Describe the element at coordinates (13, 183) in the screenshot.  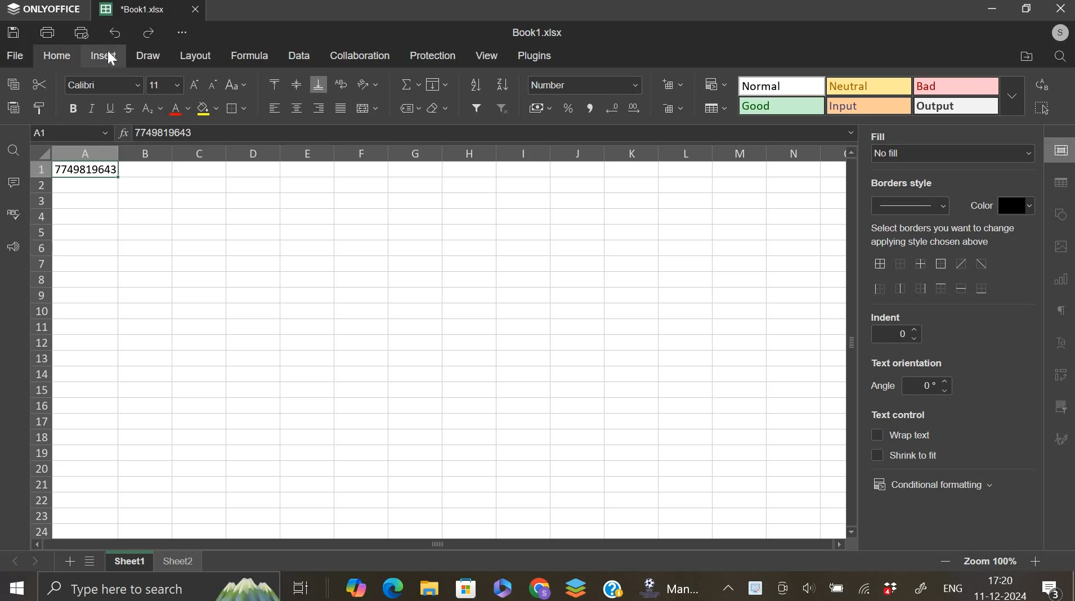
I see `comment` at that location.